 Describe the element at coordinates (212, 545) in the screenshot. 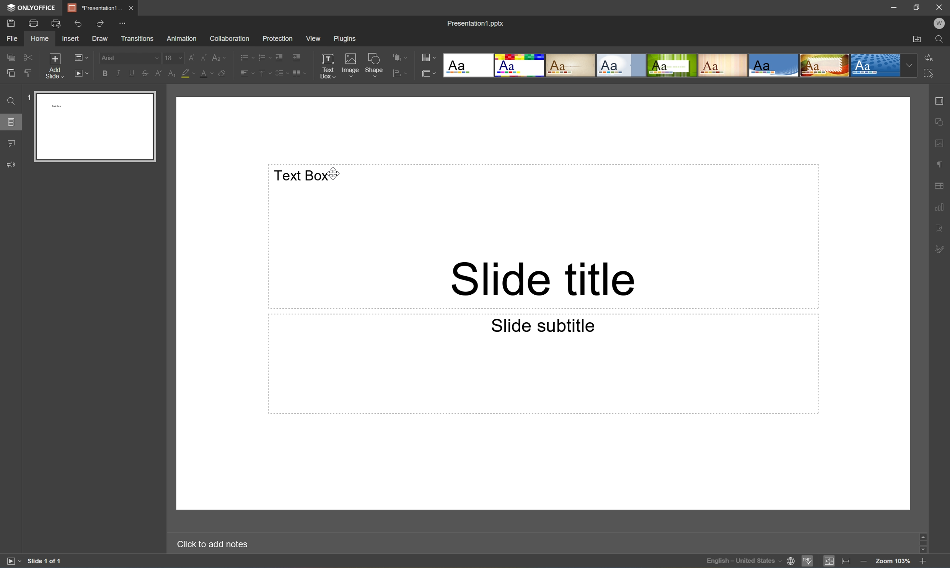

I see `Click to add notes` at that location.